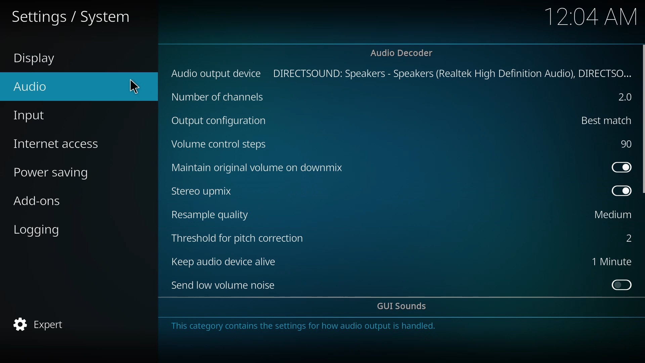  Describe the element at coordinates (240, 238) in the screenshot. I see `threshold` at that location.